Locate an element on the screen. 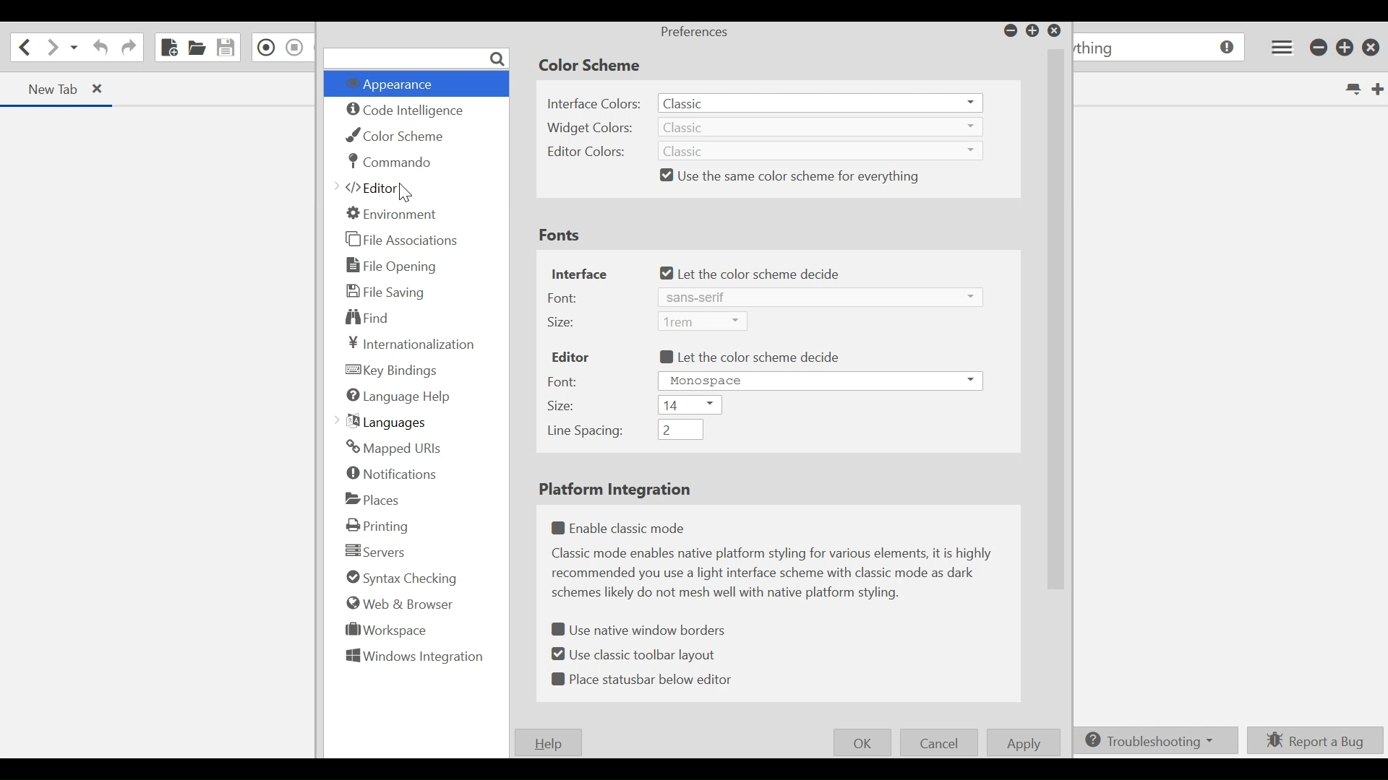 The width and height of the screenshot is (1388, 780). Stop Recording Macro is located at coordinates (294, 47).